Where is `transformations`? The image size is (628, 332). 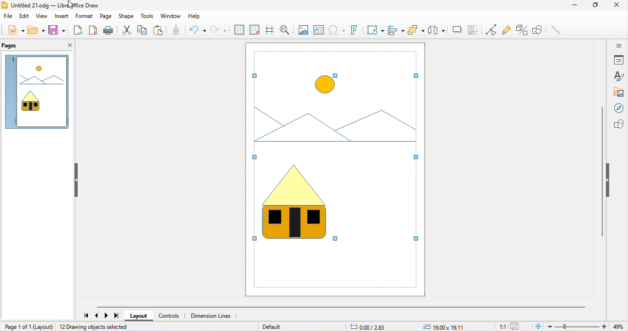 transformations is located at coordinates (376, 30).